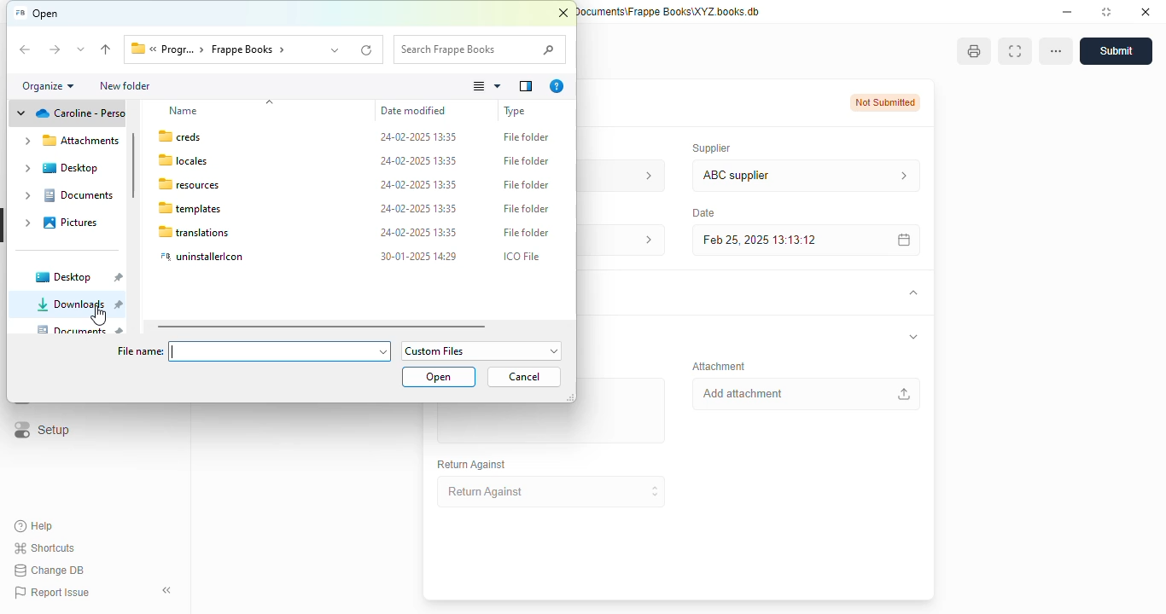 This screenshot has width=1166, height=614. I want to click on back, so click(26, 50).